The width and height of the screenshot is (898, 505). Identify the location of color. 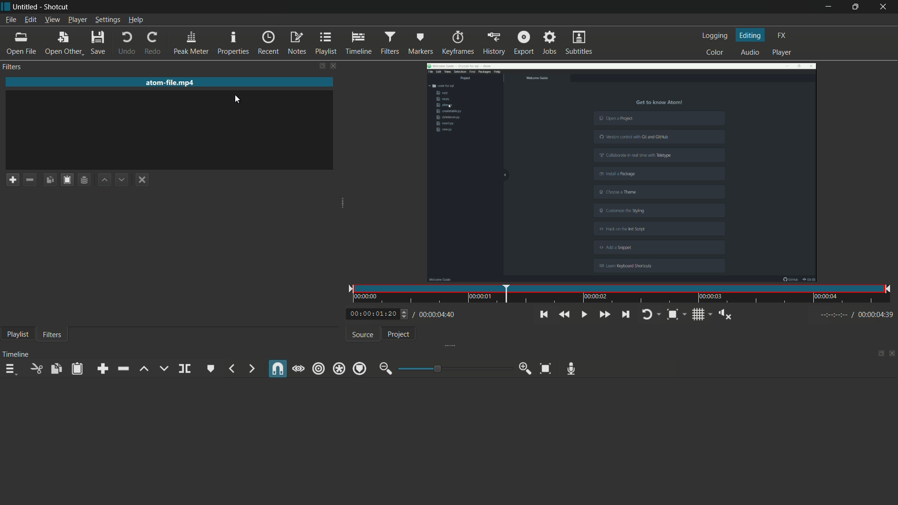
(715, 53).